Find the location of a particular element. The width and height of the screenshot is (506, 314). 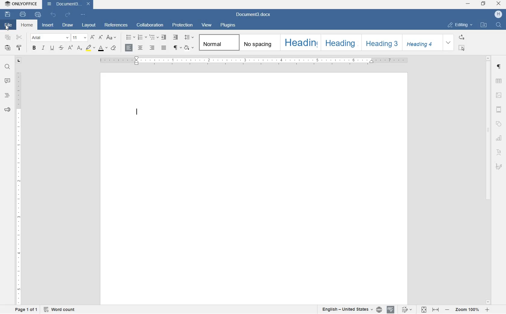

shape settings is located at coordinates (499, 123).